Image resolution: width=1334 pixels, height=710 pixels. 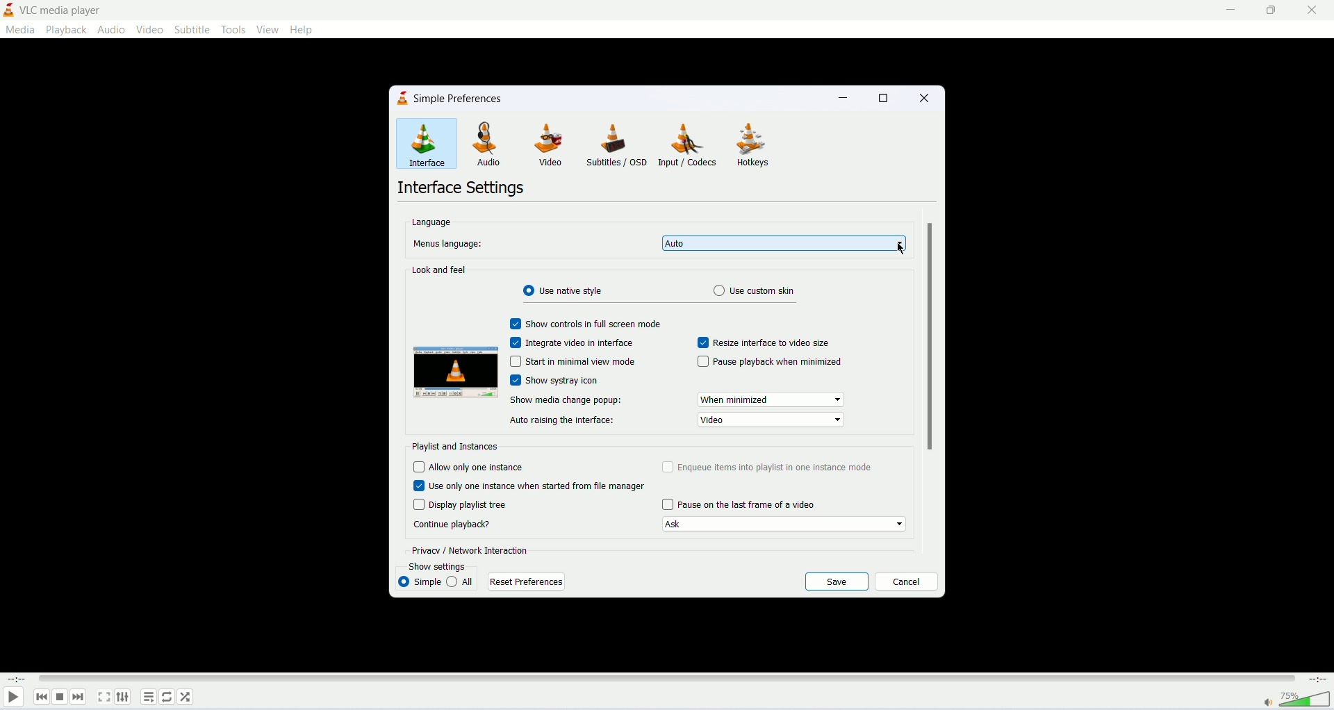 I want to click on input, so click(x=691, y=144).